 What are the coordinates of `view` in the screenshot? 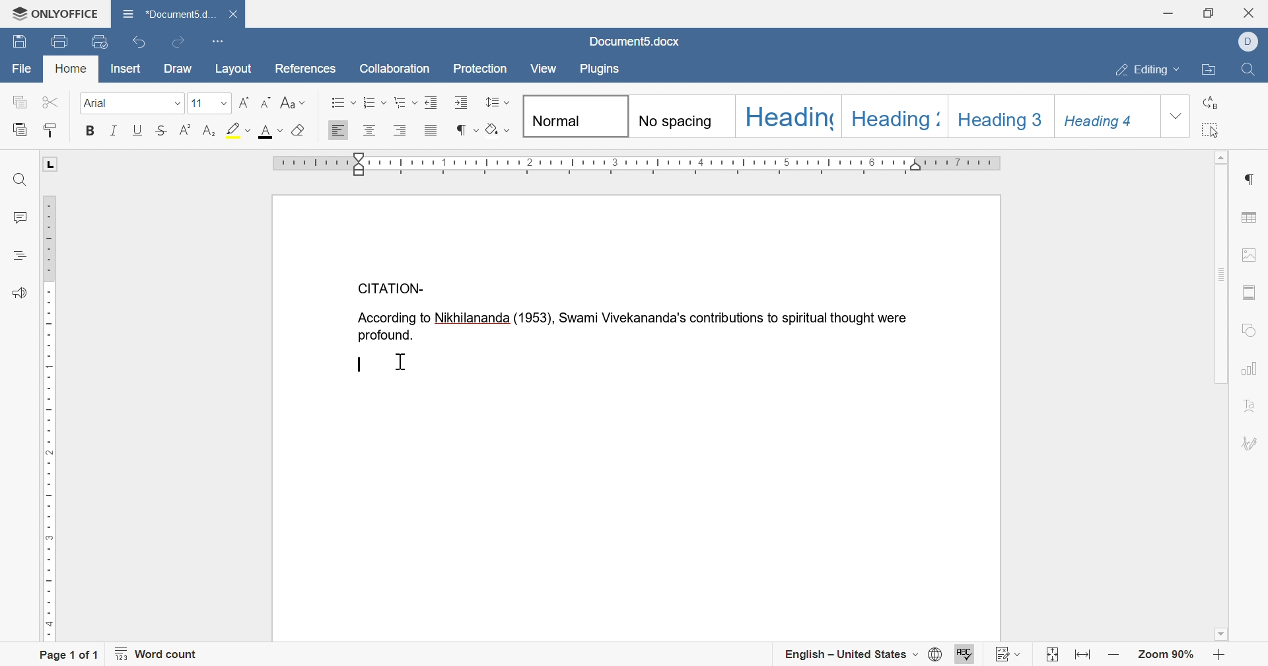 It's located at (542, 67).